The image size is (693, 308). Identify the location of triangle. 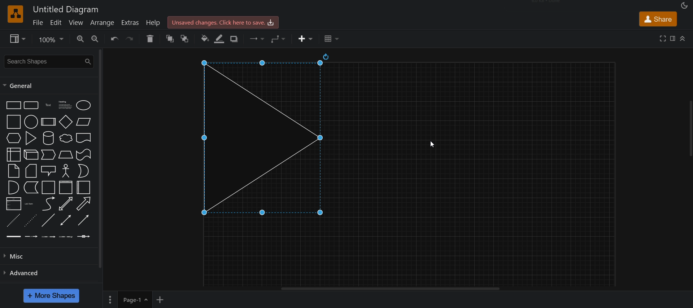
(31, 138).